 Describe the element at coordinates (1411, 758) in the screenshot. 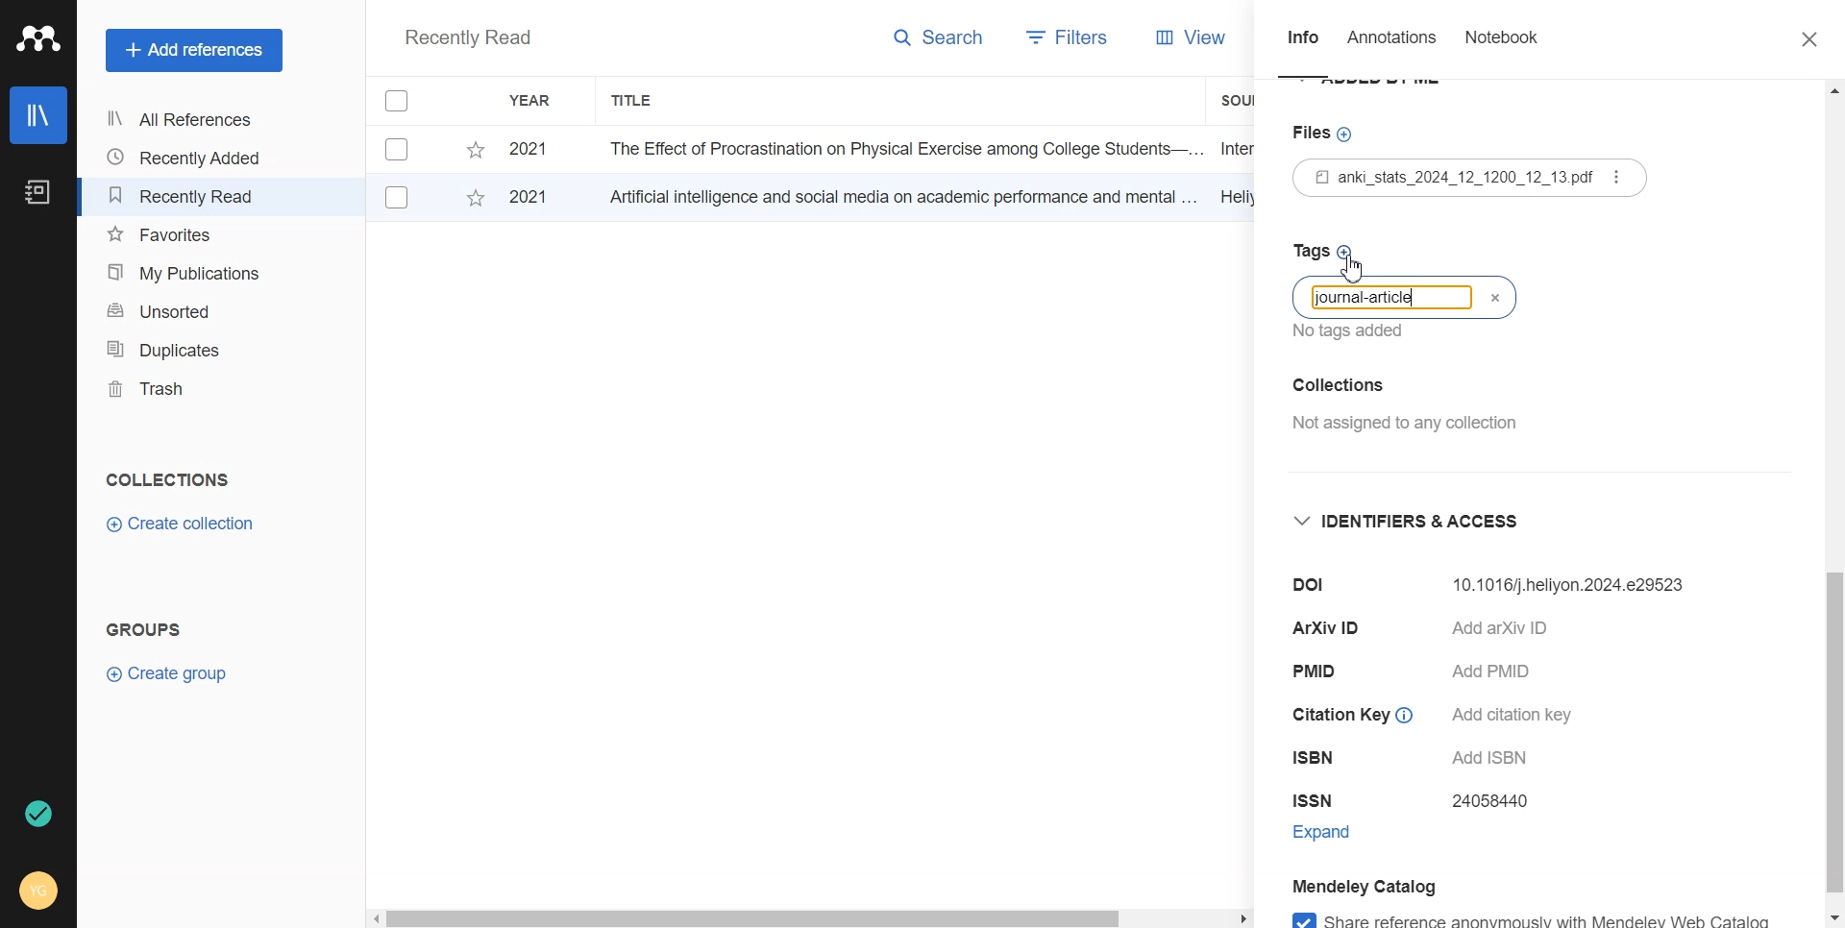

I see `ISBN Add ISBN` at that location.